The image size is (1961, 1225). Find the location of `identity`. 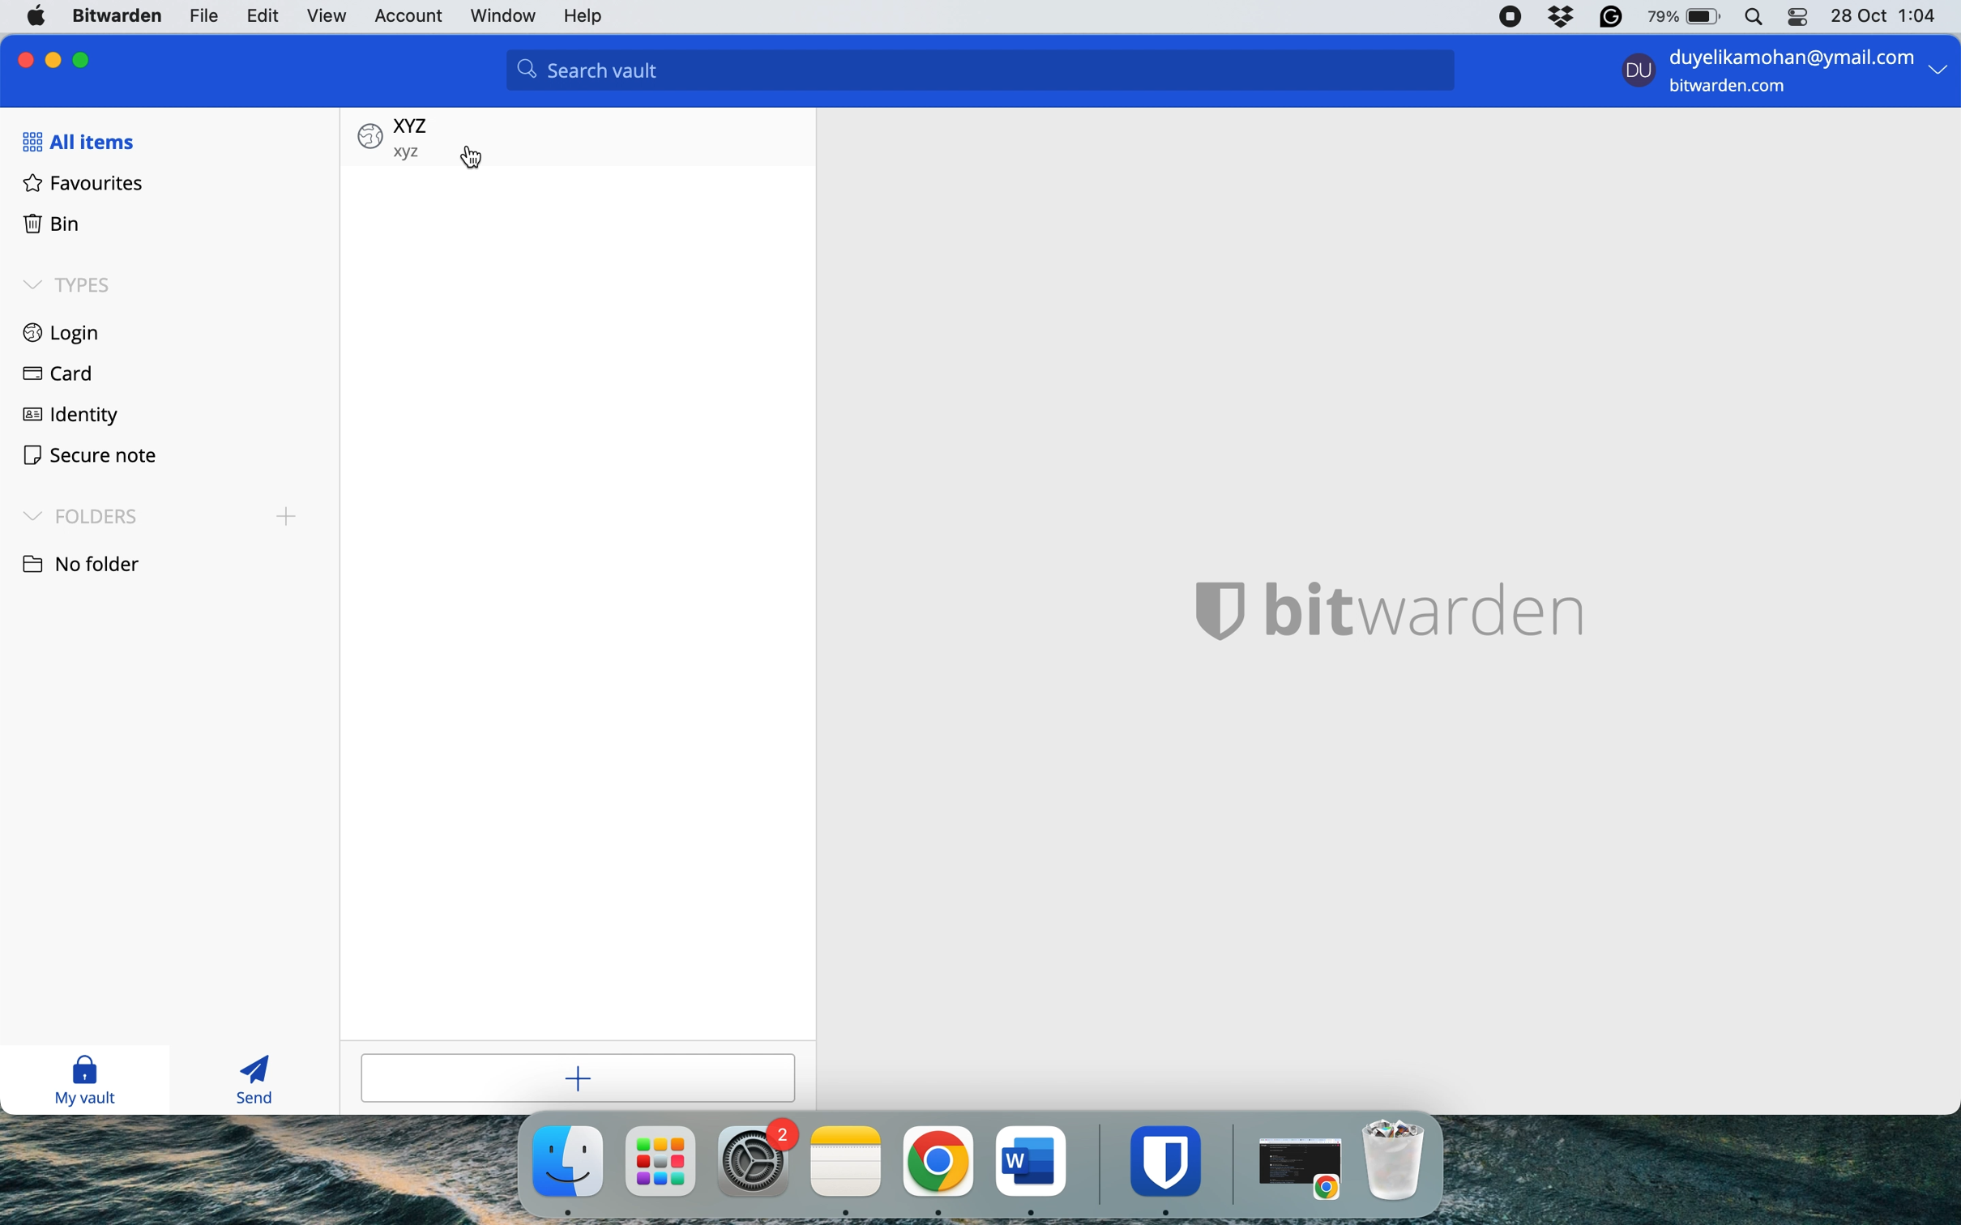

identity is located at coordinates (70, 418).